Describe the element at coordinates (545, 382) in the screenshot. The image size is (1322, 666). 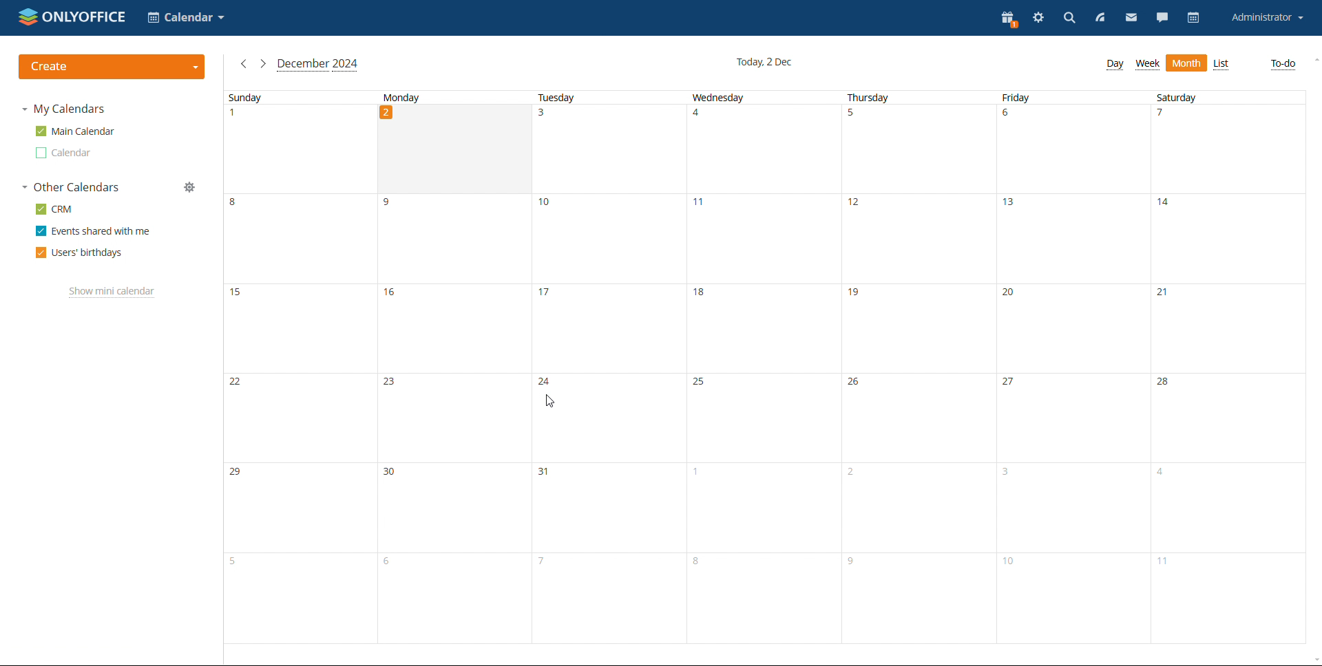
I see `24` at that location.